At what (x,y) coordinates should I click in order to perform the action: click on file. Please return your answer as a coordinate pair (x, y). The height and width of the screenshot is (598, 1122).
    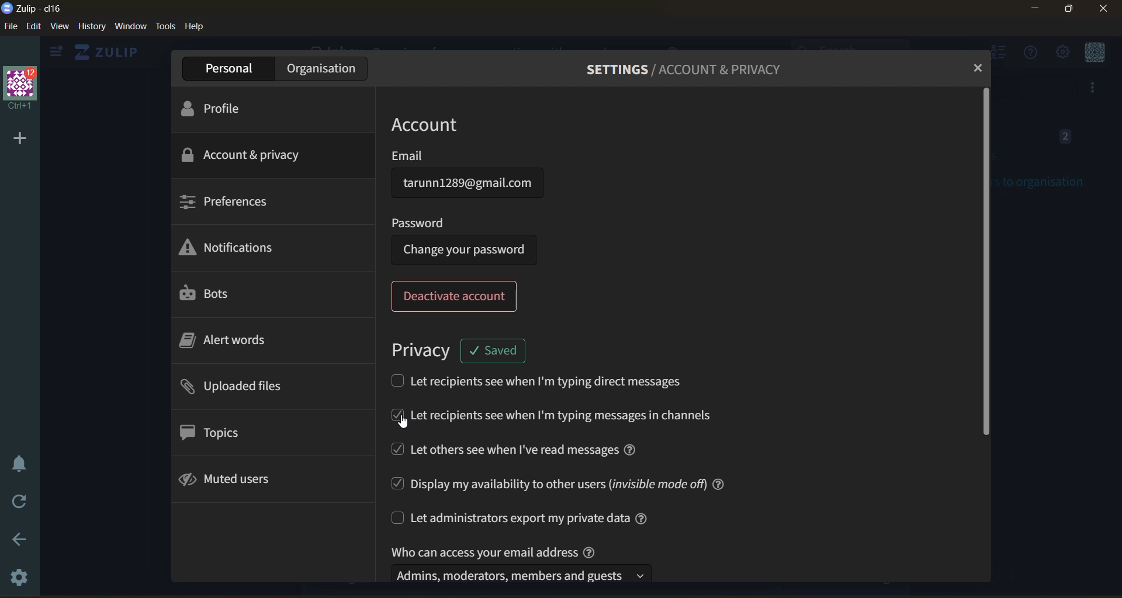
    Looking at the image, I should click on (10, 28).